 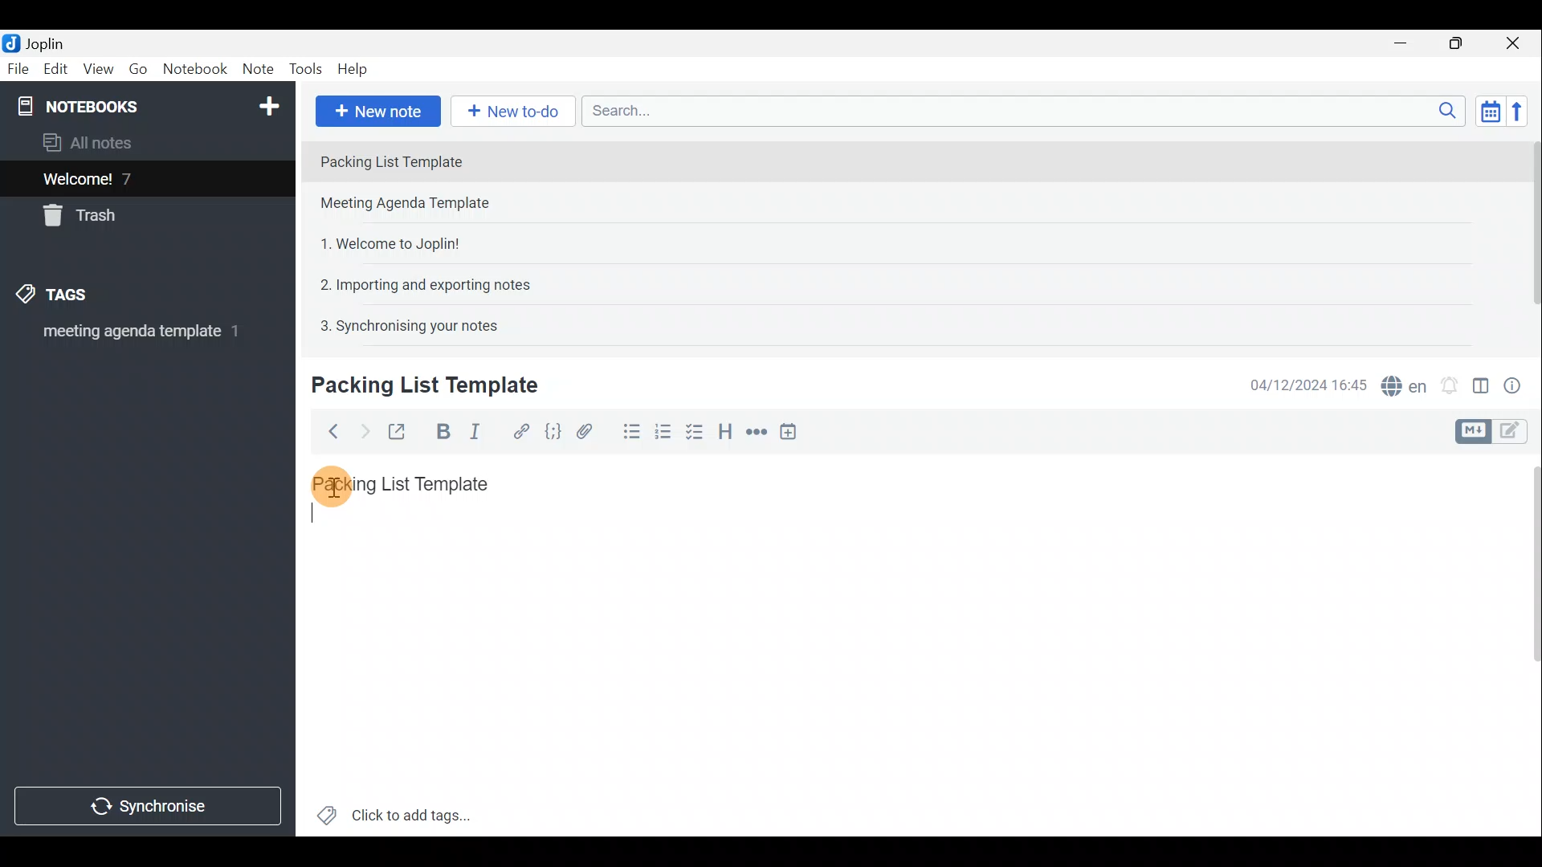 I want to click on All notes, so click(x=93, y=142).